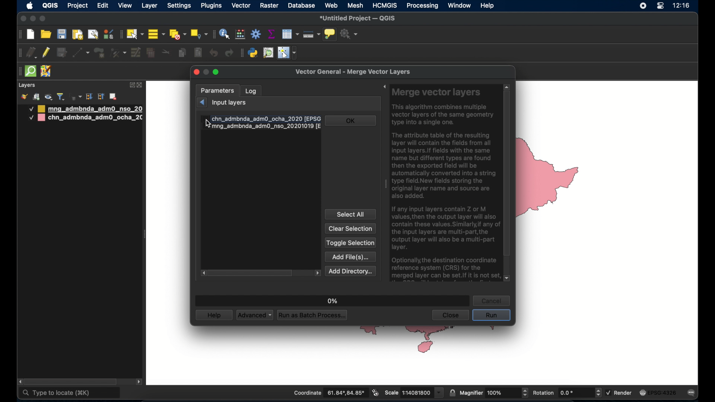 The width and height of the screenshot is (715, 402). Describe the element at coordinates (30, 71) in the screenshot. I see `quick som` at that location.